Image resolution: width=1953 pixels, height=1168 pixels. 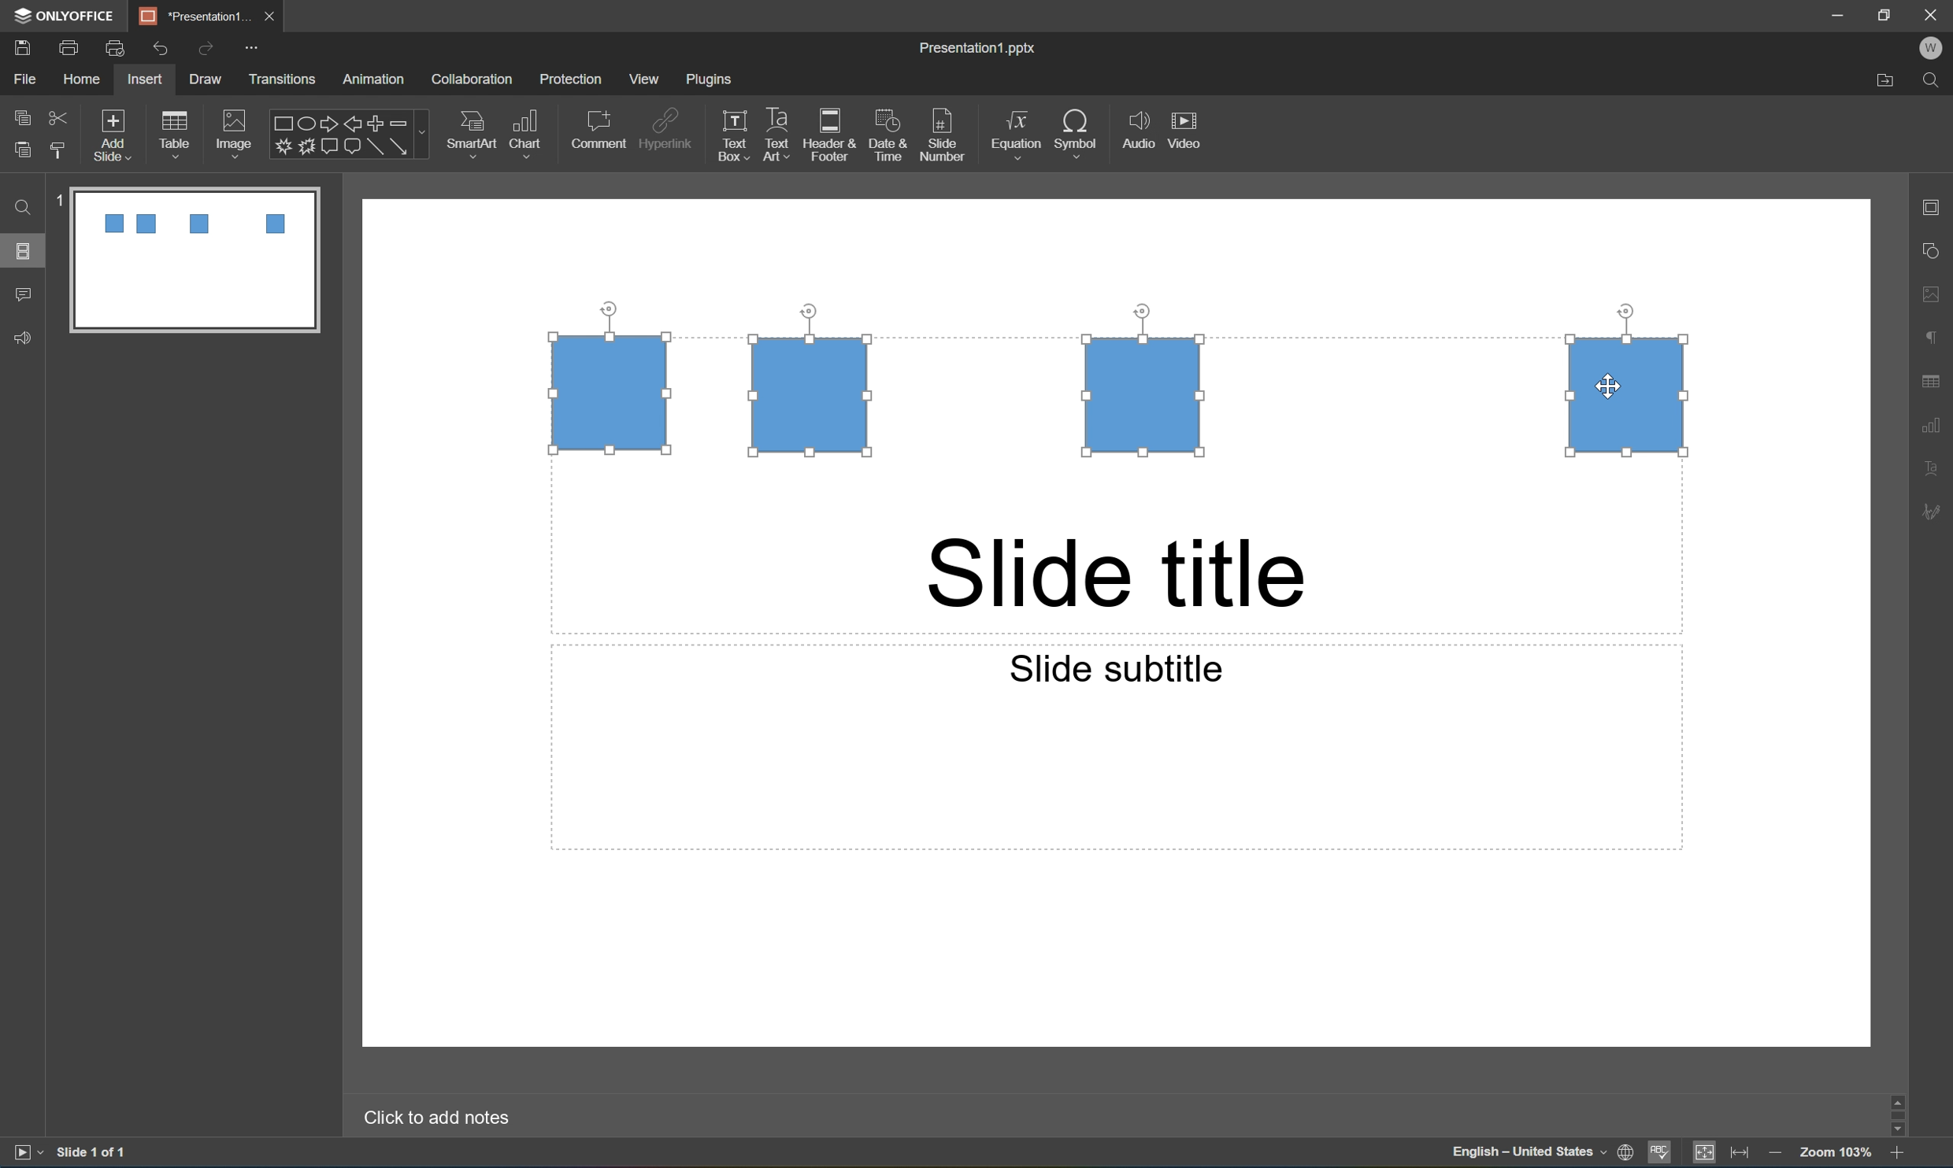 I want to click on set document language, so click(x=1540, y=1155).